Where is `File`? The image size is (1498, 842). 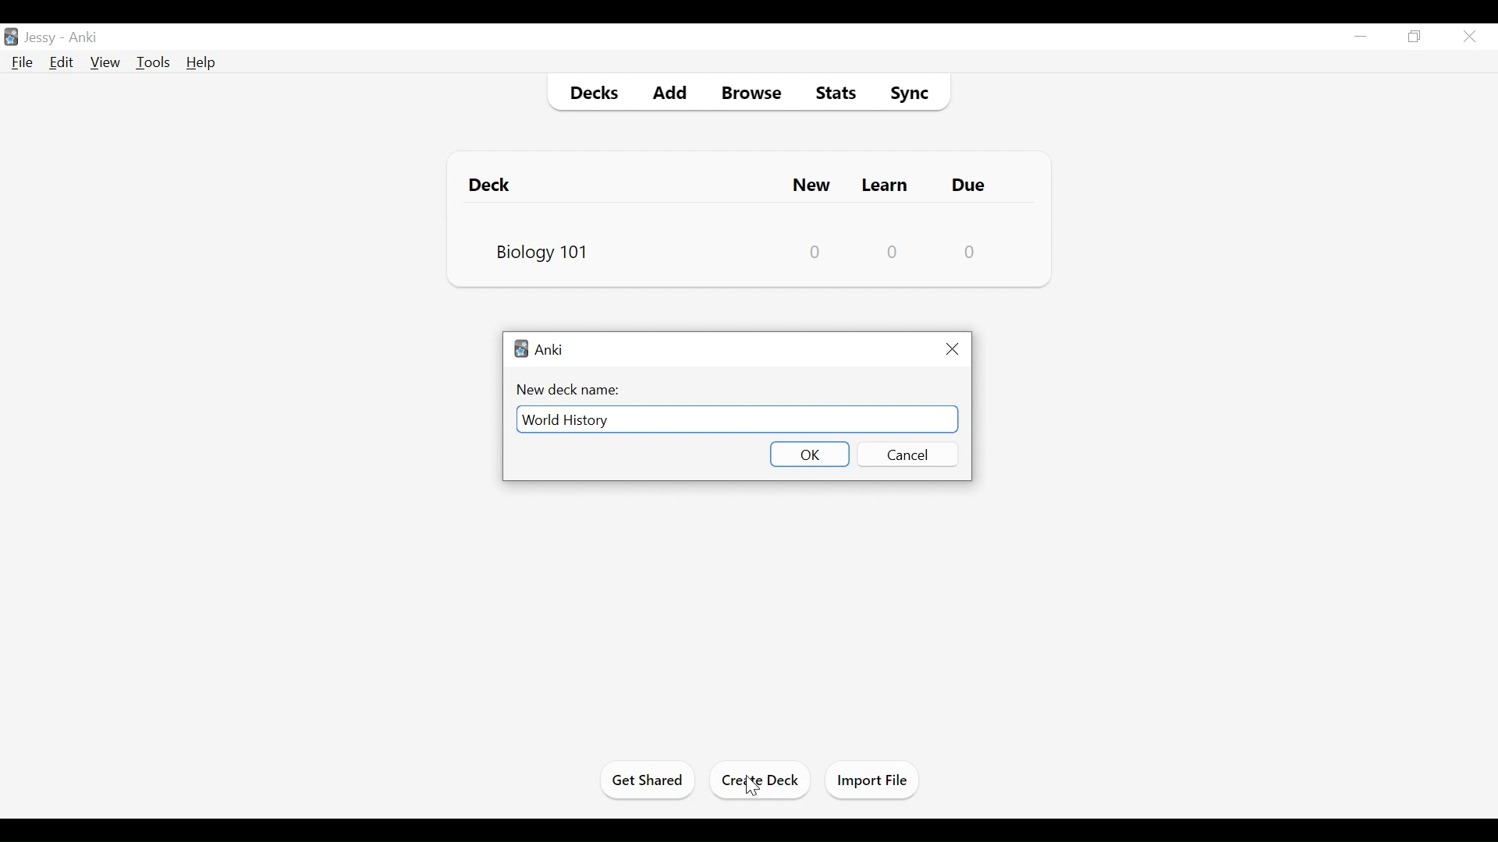
File is located at coordinates (24, 62).